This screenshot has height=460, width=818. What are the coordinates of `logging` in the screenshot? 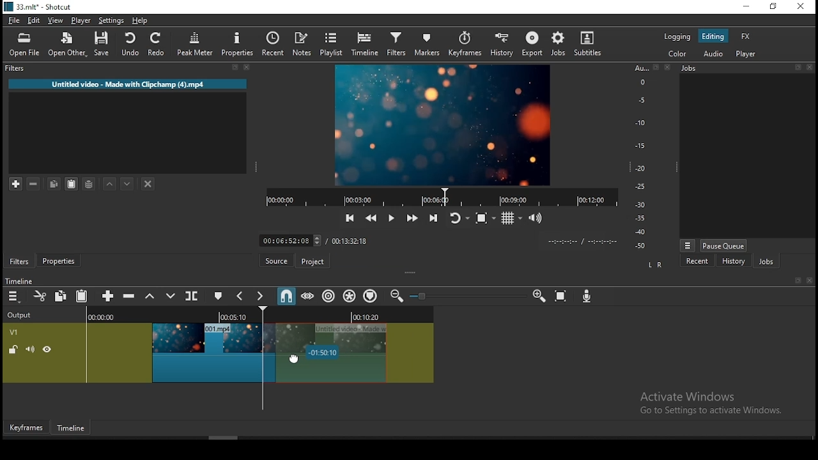 It's located at (674, 36).